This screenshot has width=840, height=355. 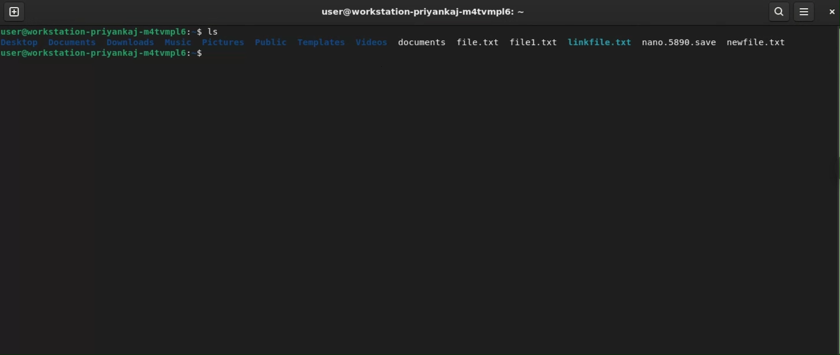 What do you see at coordinates (422, 43) in the screenshot?
I see `documents` at bounding box center [422, 43].